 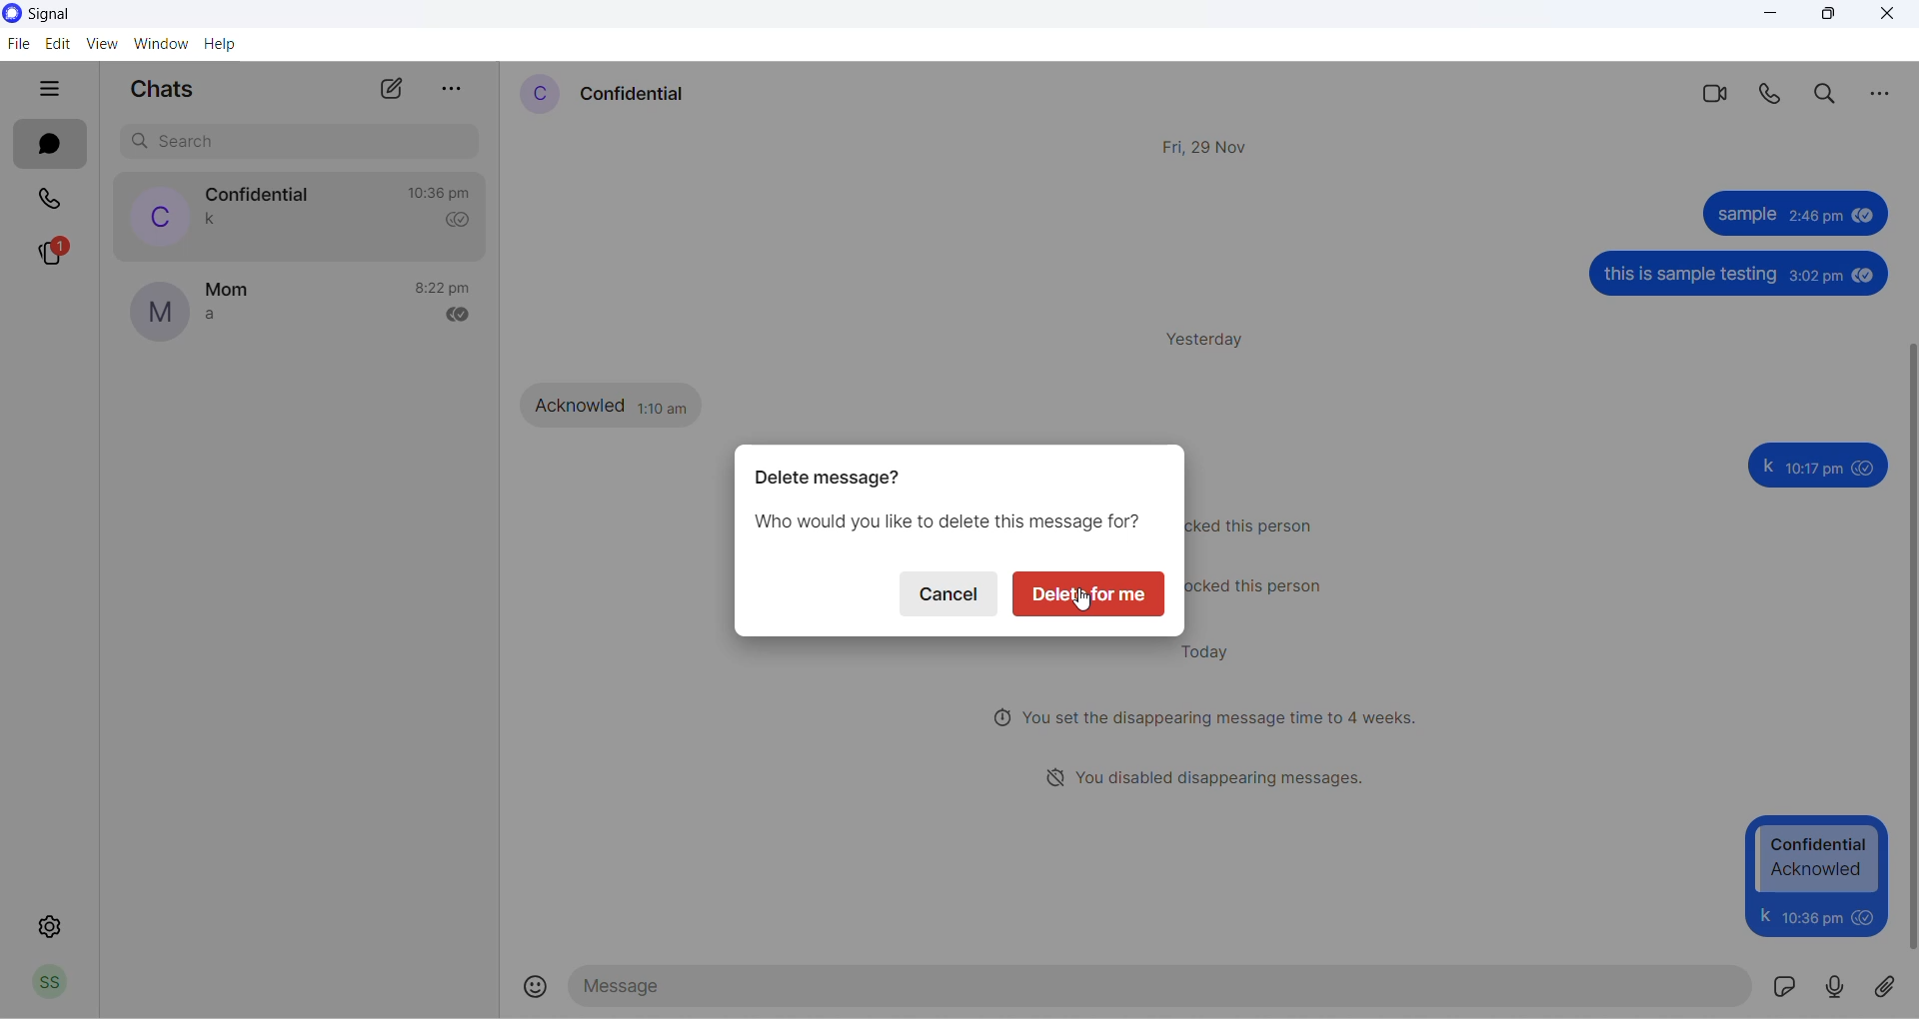 I want to click on settings, so click(x=53, y=923).